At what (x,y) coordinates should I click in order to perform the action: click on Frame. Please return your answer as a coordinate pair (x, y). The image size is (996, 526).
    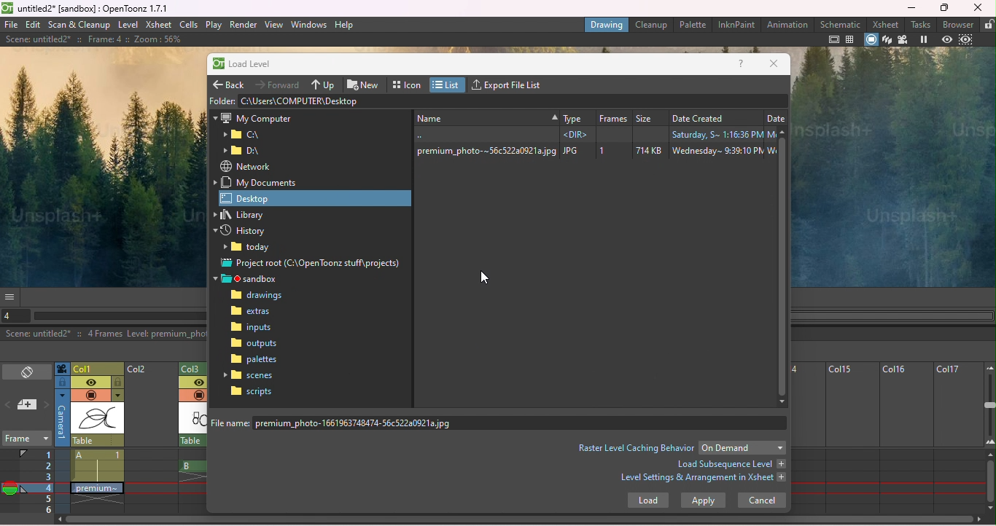
    Looking at the image, I should click on (26, 440).